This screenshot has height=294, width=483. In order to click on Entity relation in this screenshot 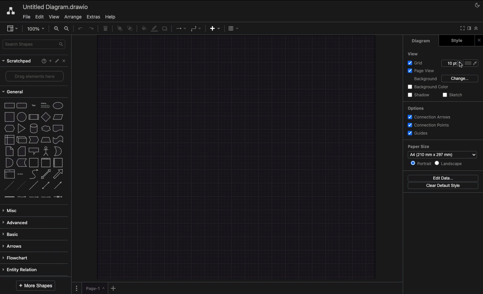, I will do `click(23, 268)`.